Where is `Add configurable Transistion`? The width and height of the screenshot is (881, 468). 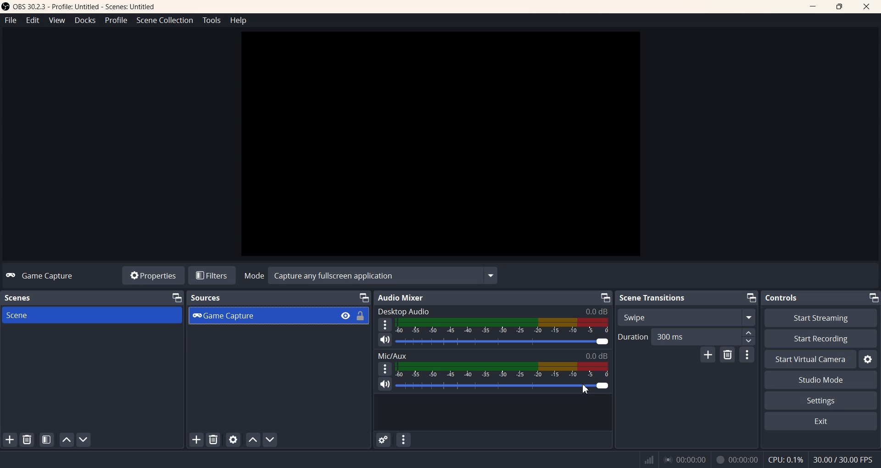 Add configurable Transistion is located at coordinates (708, 355).